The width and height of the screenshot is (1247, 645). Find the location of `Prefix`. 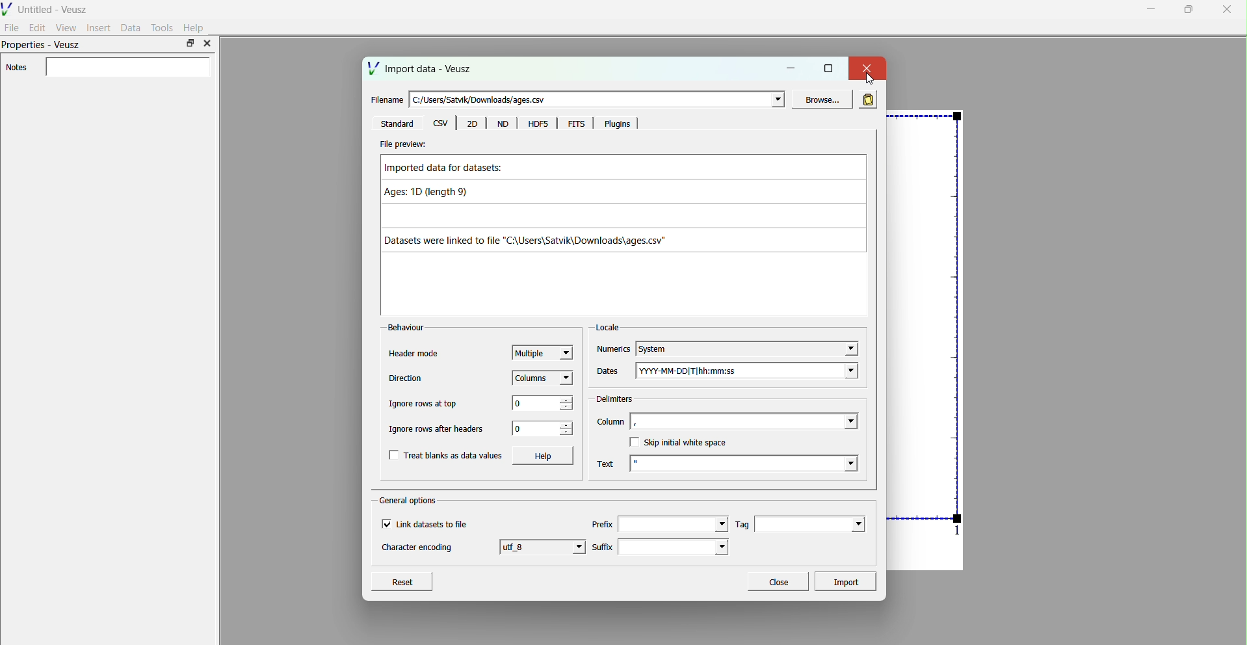

Prefix is located at coordinates (601, 524).